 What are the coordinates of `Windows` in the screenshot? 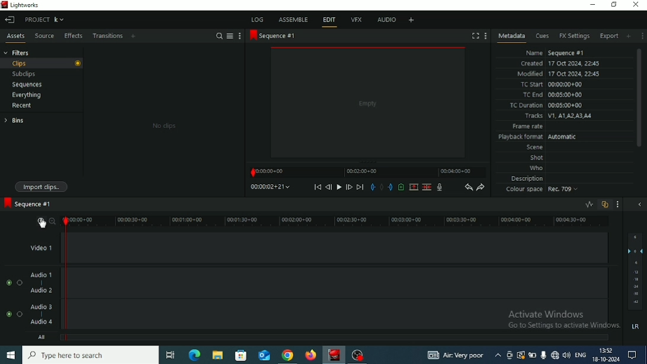 It's located at (10, 356).